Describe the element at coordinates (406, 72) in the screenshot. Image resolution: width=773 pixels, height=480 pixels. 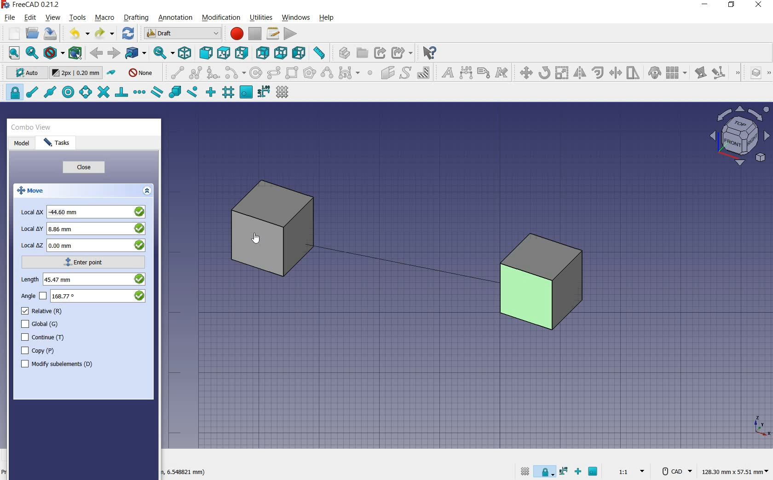
I see `shape from text` at that location.